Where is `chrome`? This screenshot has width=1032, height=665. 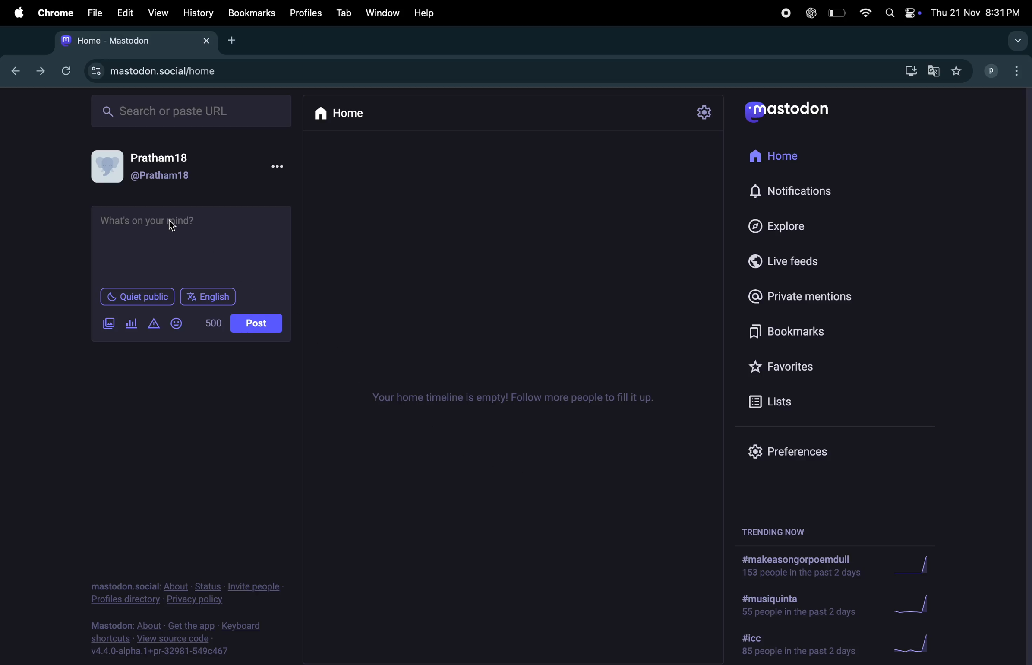
chrome is located at coordinates (56, 12).